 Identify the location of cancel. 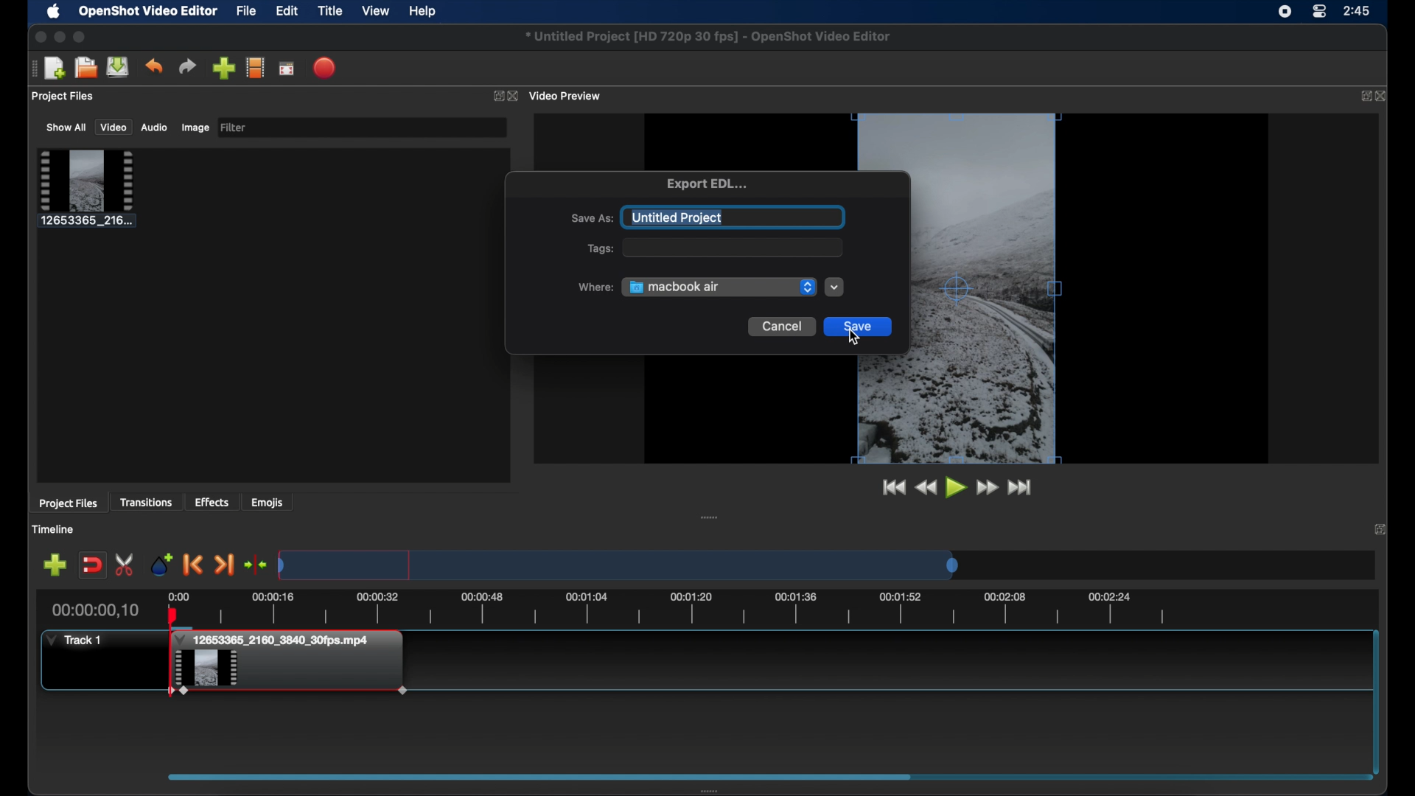
(780, 327).